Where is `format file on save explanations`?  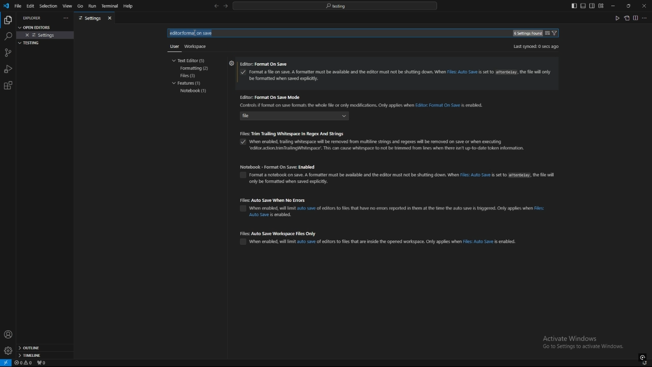
format file on save explanations is located at coordinates (401, 76).